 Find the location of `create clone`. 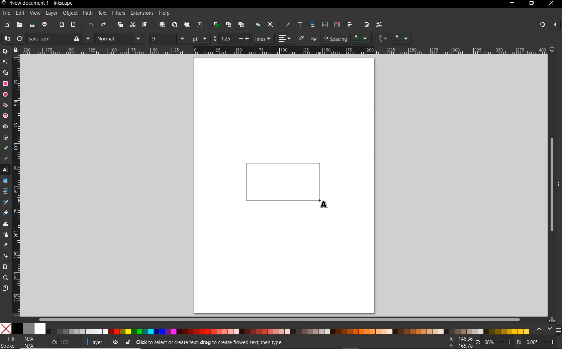

create clone is located at coordinates (228, 25).